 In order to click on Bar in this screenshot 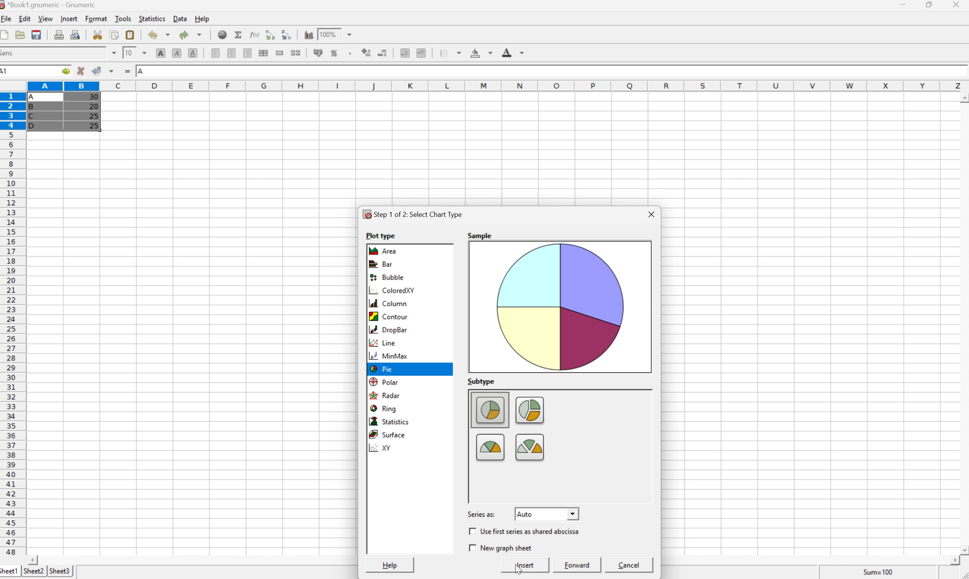, I will do `click(382, 263)`.